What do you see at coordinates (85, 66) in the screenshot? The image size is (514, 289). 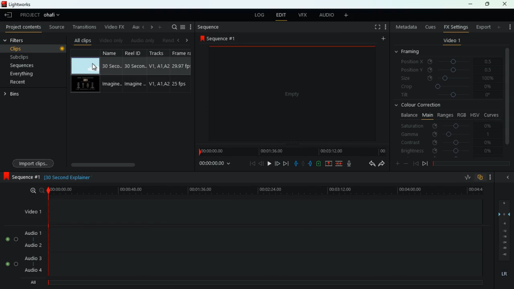 I see `video` at bounding box center [85, 66].